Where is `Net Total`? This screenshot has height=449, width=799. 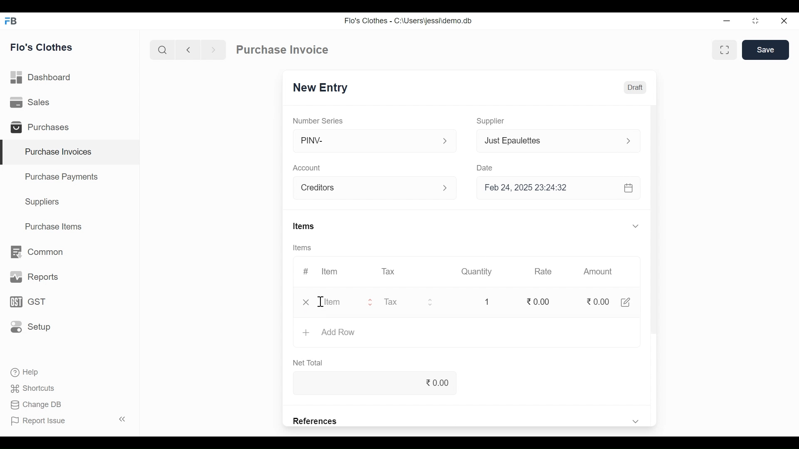 Net Total is located at coordinates (311, 363).